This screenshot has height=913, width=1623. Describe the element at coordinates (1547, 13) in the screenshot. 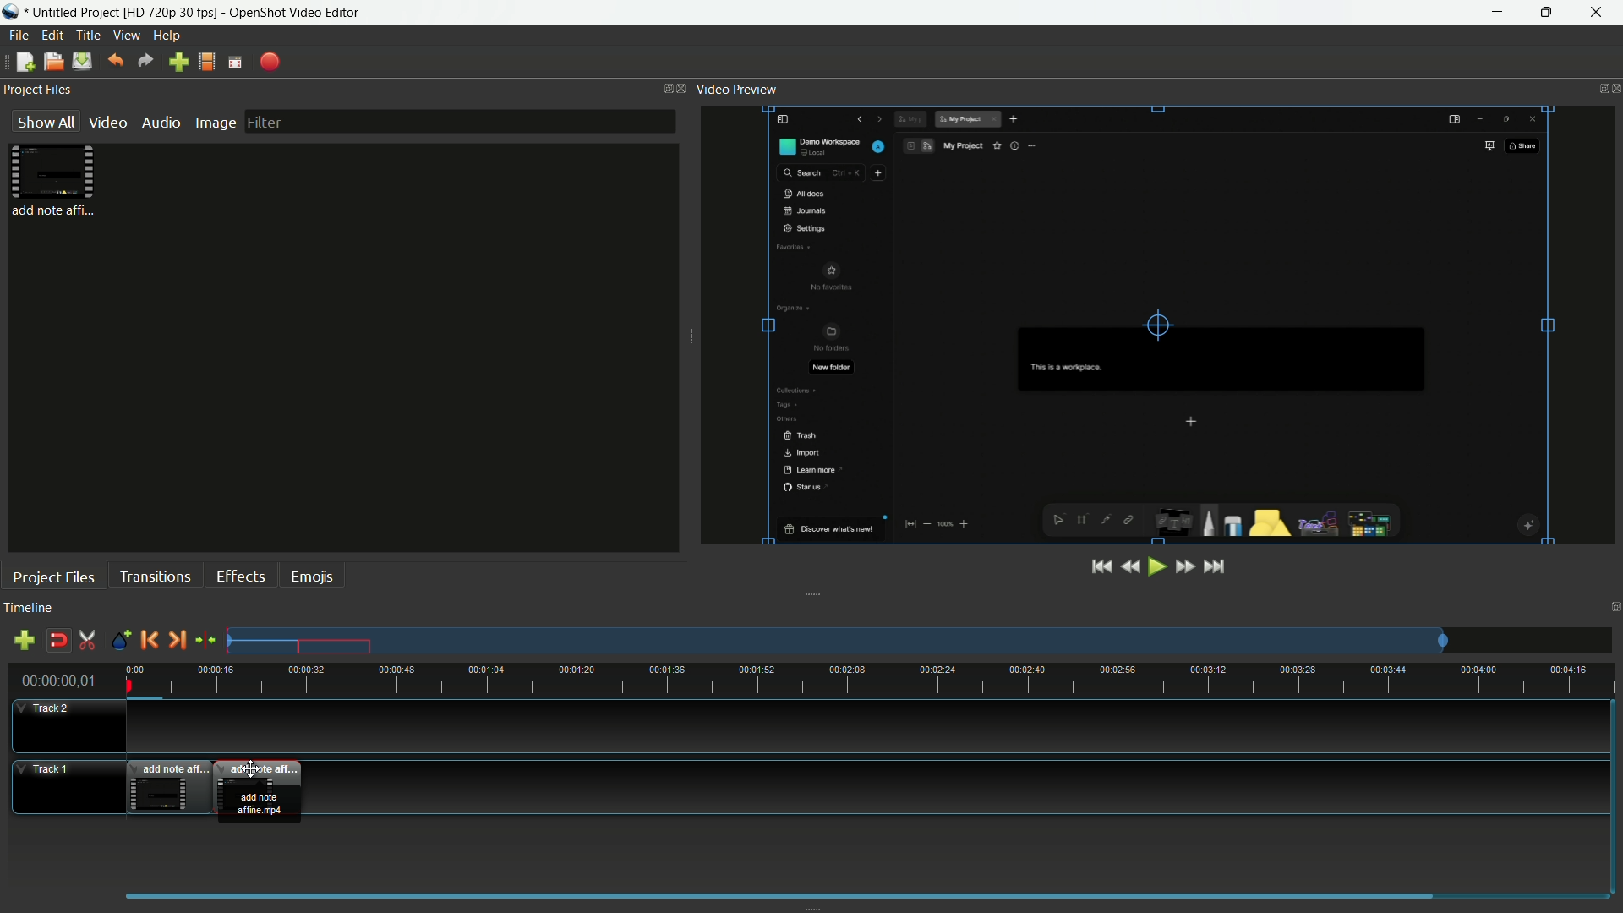

I see `maximize` at that location.